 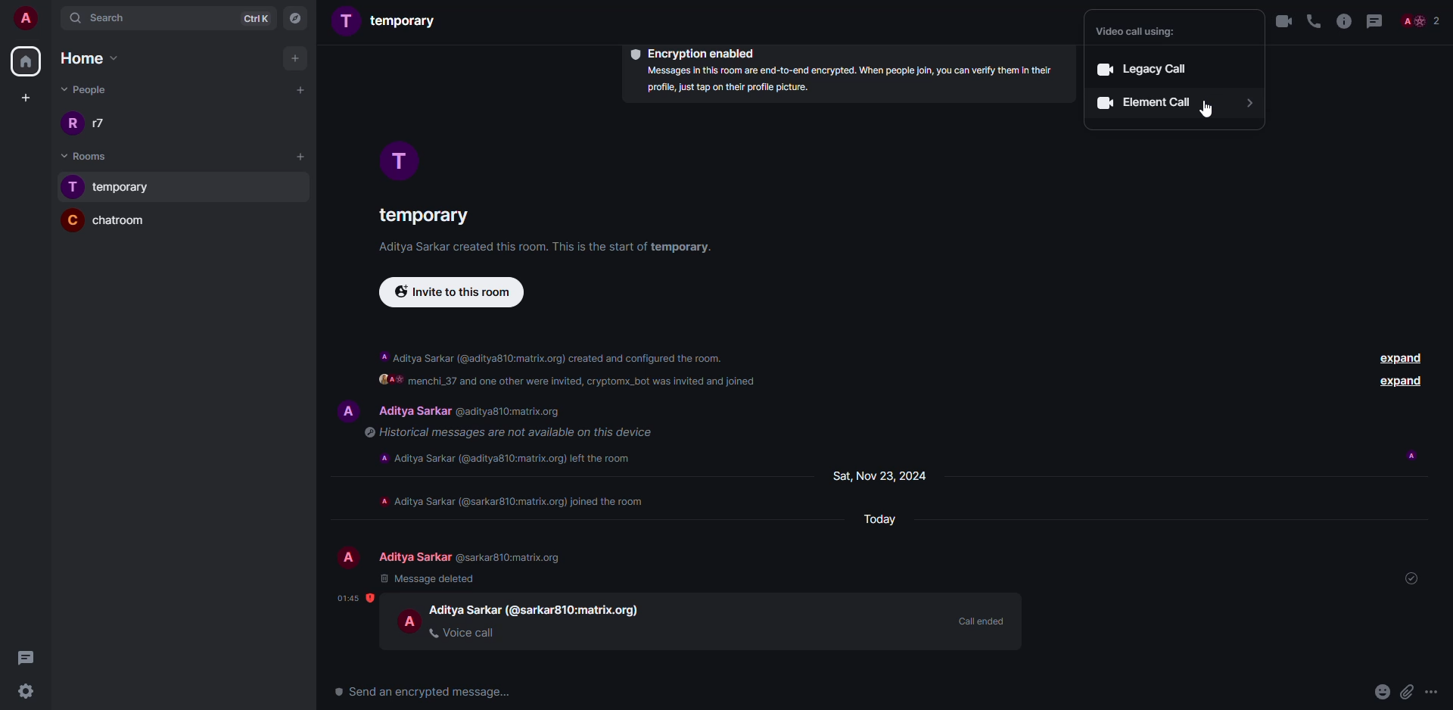 What do you see at coordinates (126, 188) in the screenshot?
I see `room` at bounding box center [126, 188].